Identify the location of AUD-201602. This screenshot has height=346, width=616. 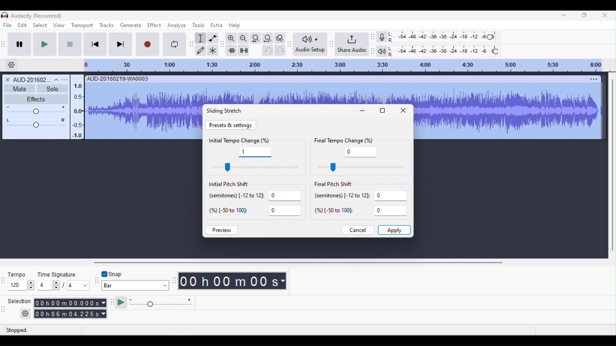
(36, 79).